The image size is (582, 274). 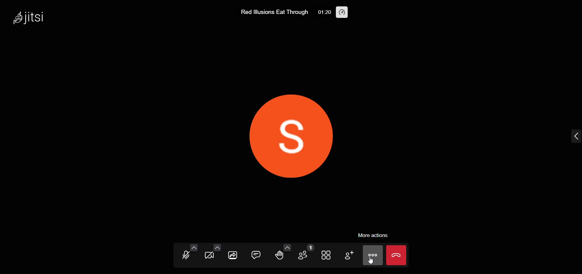 What do you see at coordinates (218, 248) in the screenshot?
I see `more camera options` at bounding box center [218, 248].